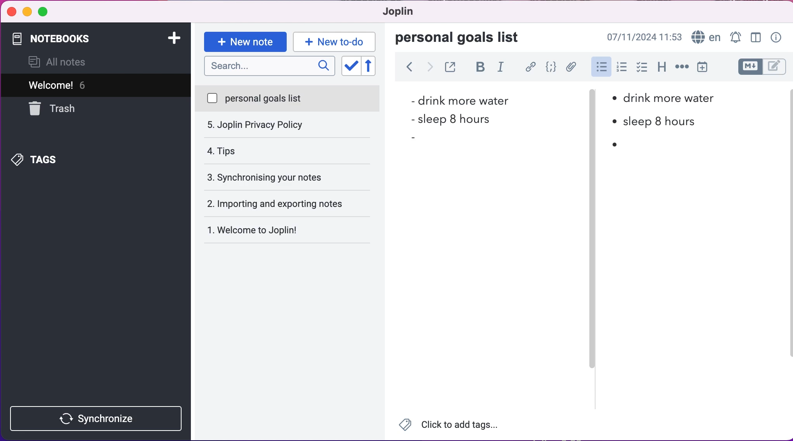  What do you see at coordinates (642, 70) in the screenshot?
I see `check box` at bounding box center [642, 70].